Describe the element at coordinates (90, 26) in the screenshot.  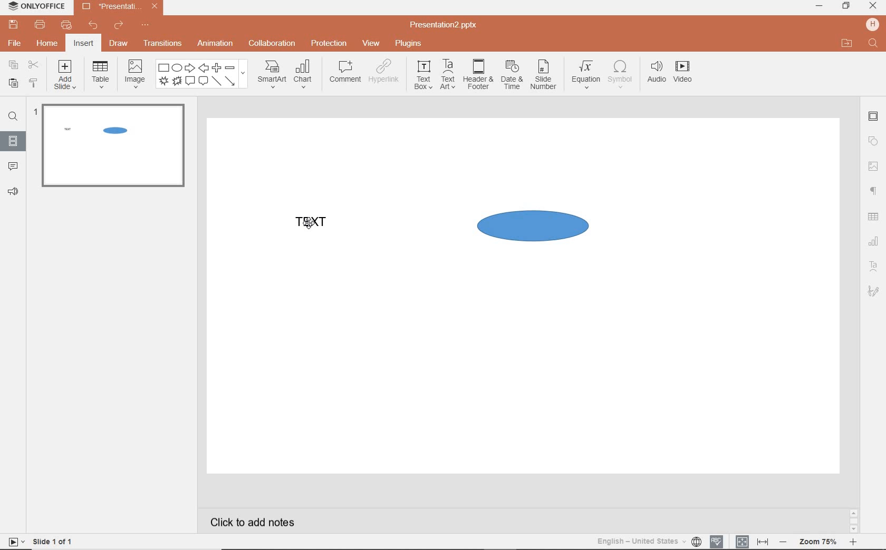
I see `undo` at that location.